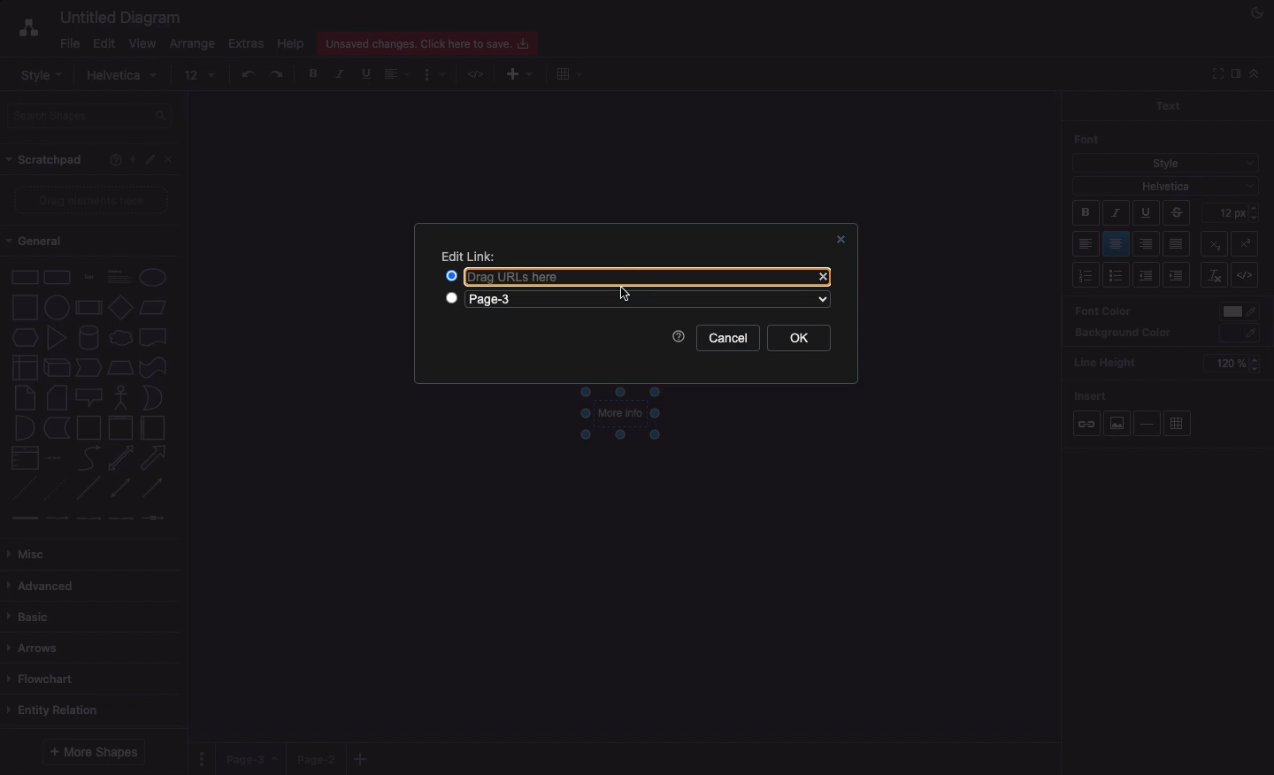 This screenshot has width=1274, height=775. Describe the element at coordinates (537, 300) in the screenshot. I see `Page-3` at that location.